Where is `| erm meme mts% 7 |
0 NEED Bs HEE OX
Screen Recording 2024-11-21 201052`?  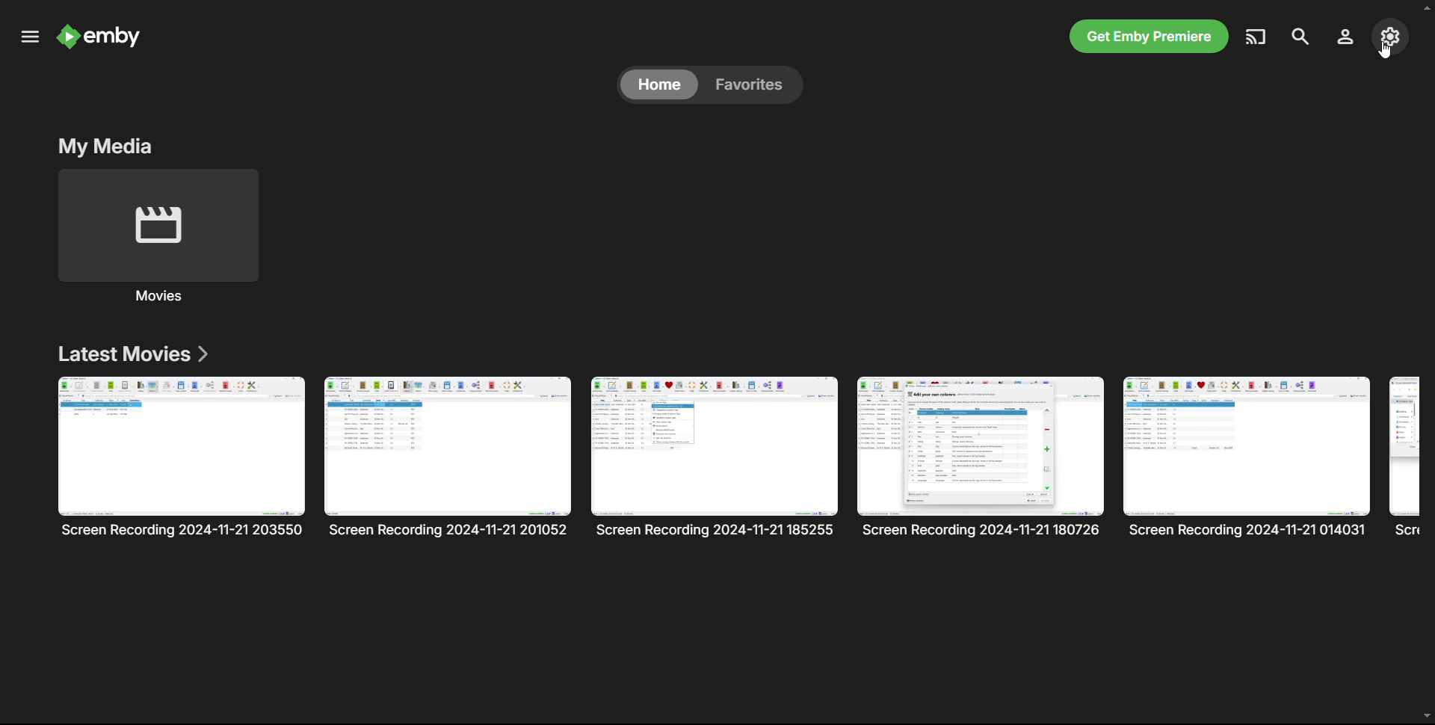 | erm meme mts% 7 |
0 NEED Bs HEE OX
Screen Recording 2024-11-21 201052 is located at coordinates (448, 456).